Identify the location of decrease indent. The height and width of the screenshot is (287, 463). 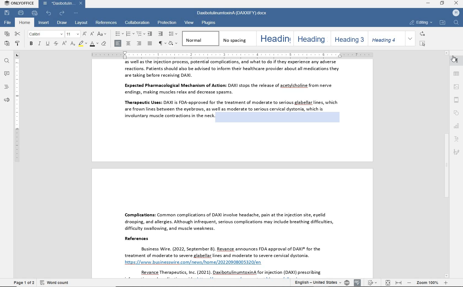
(151, 34).